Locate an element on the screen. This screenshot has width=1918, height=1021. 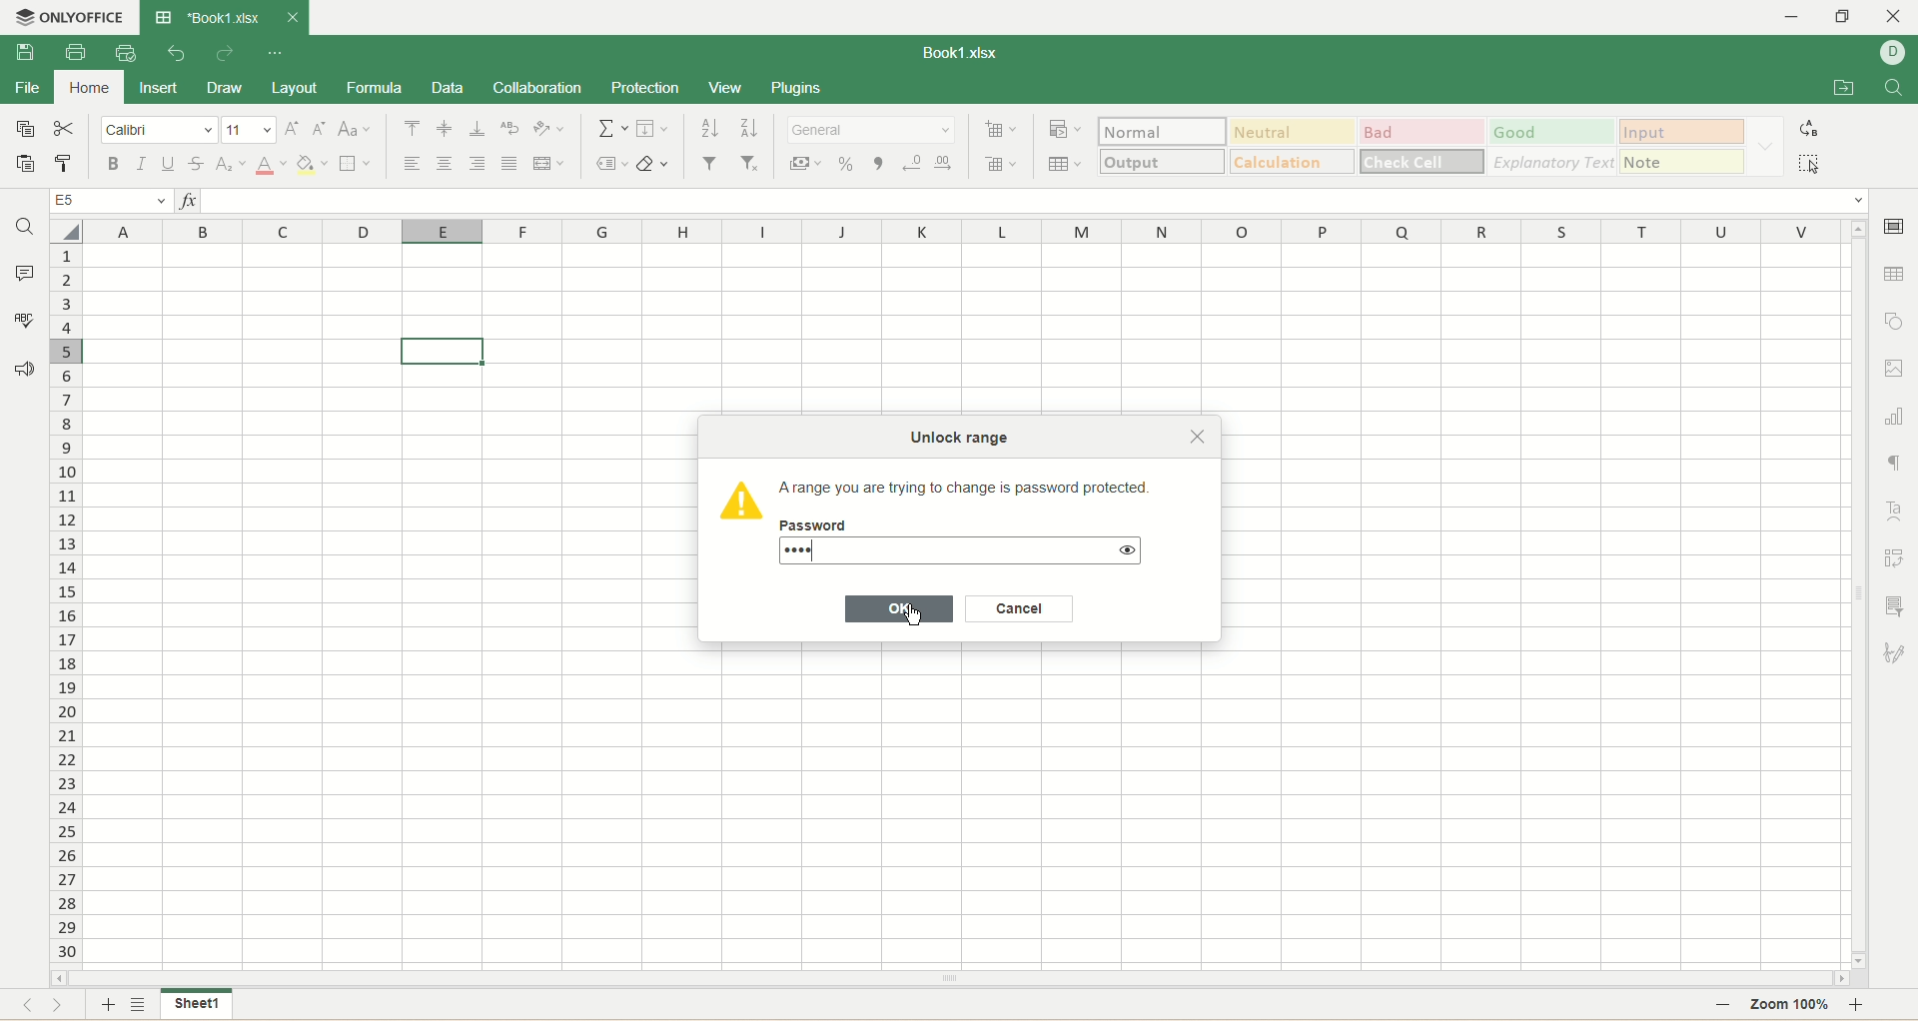
strikethrough is located at coordinates (198, 165).